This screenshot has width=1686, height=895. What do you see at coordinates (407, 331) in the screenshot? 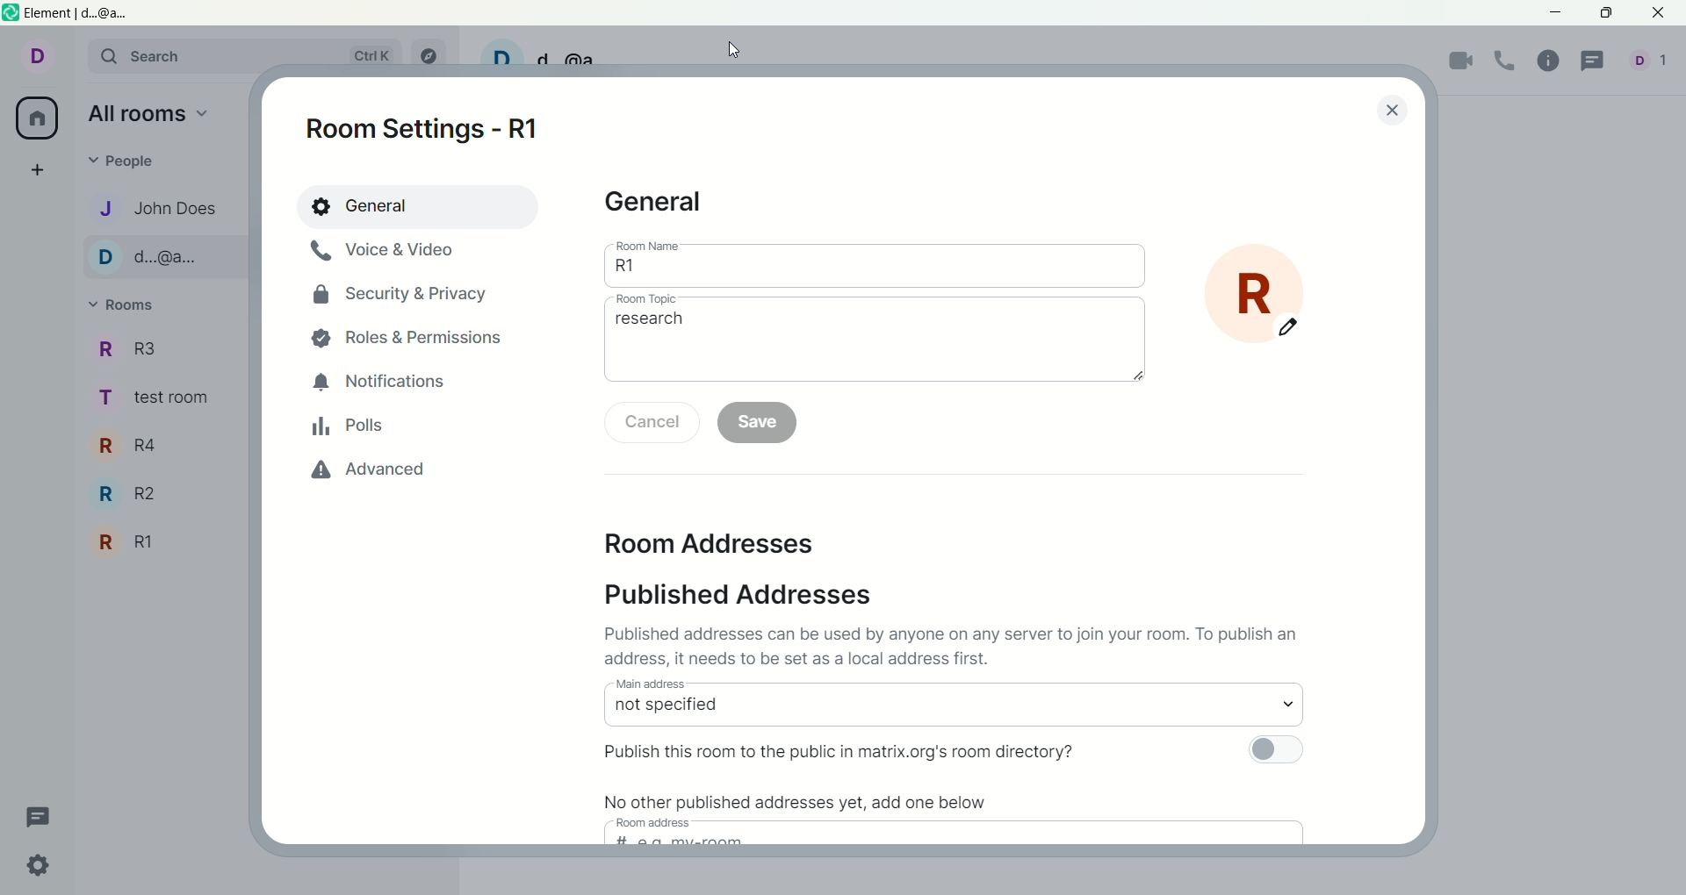
I see `roles and permissions` at bounding box center [407, 331].